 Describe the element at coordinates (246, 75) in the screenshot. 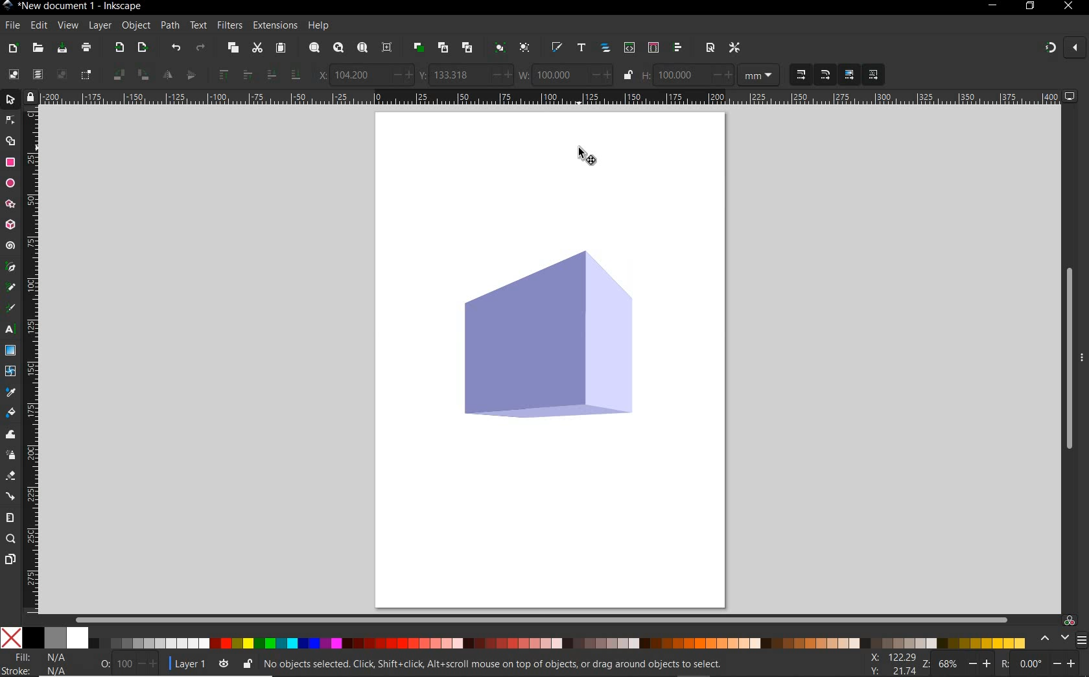

I see `raise selection` at that location.